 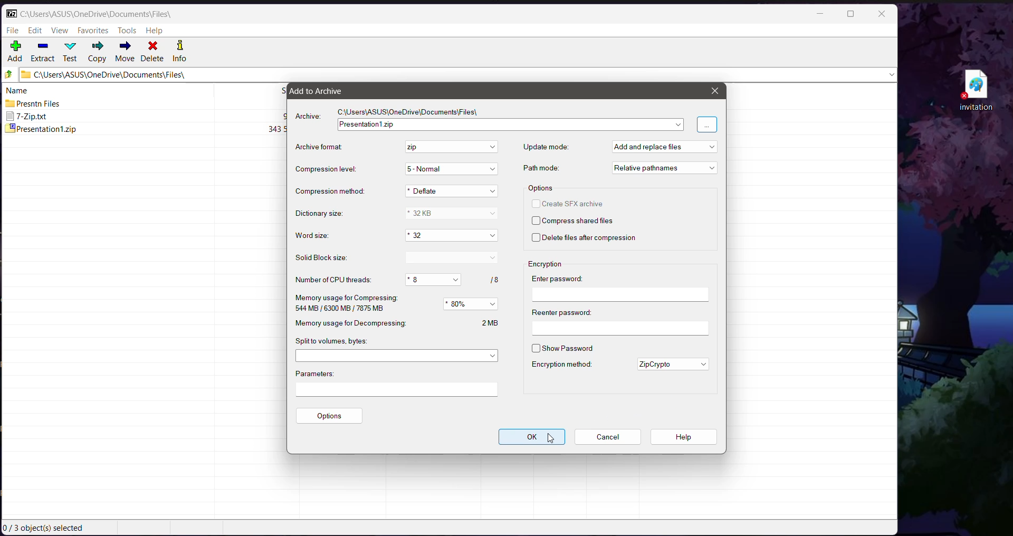 What do you see at coordinates (451, 258) in the screenshot?
I see `Set the Solid Block size` at bounding box center [451, 258].